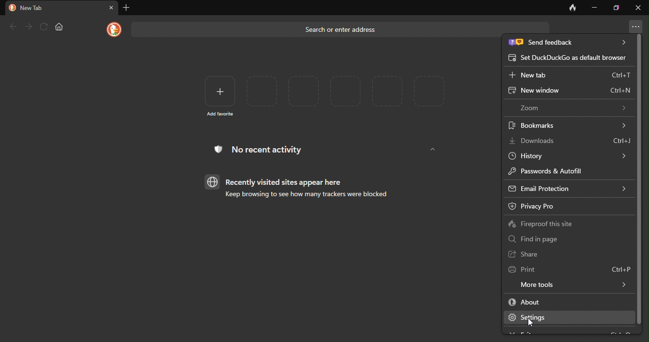  Describe the element at coordinates (28, 25) in the screenshot. I see `forward` at that location.